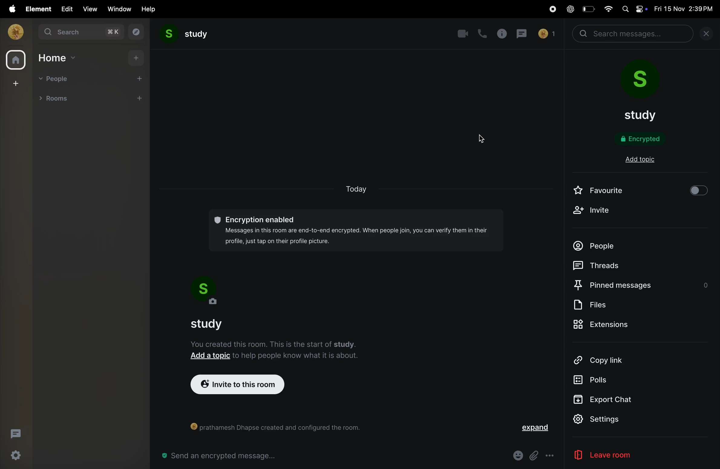 This screenshot has height=469, width=720. What do you see at coordinates (37, 8) in the screenshot?
I see `element menu` at bounding box center [37, 8].